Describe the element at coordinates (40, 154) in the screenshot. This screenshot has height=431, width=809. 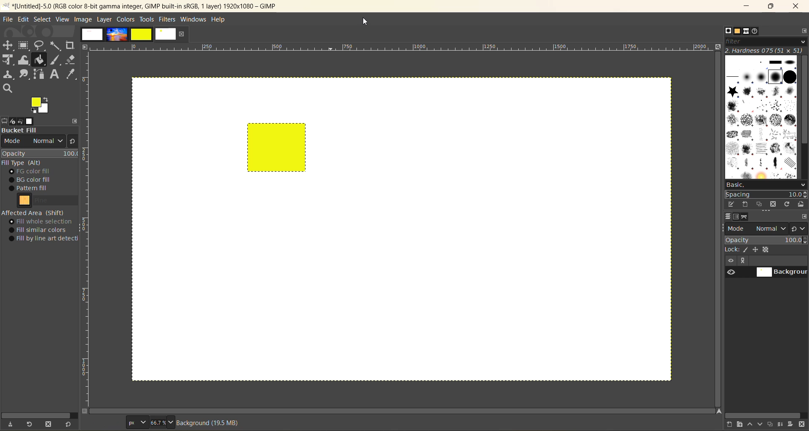
I see `opacity` at that location.